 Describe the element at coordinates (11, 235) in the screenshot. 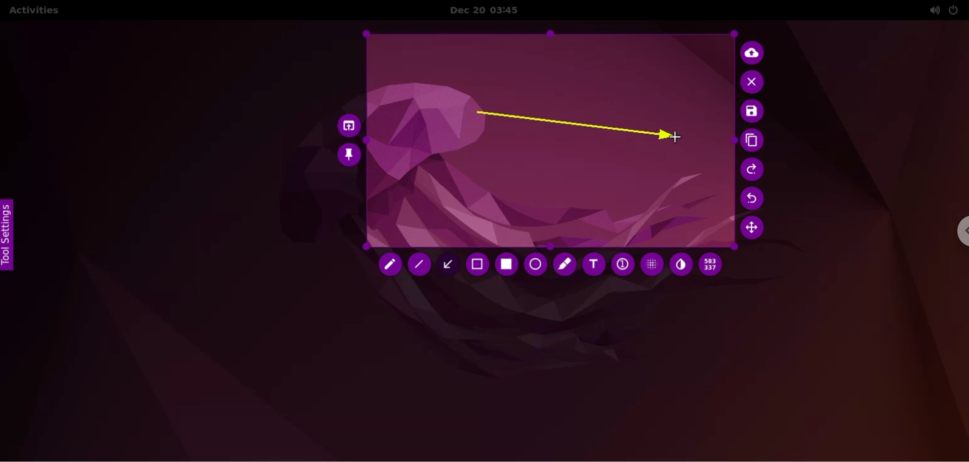

I see `tool settings` at that location.